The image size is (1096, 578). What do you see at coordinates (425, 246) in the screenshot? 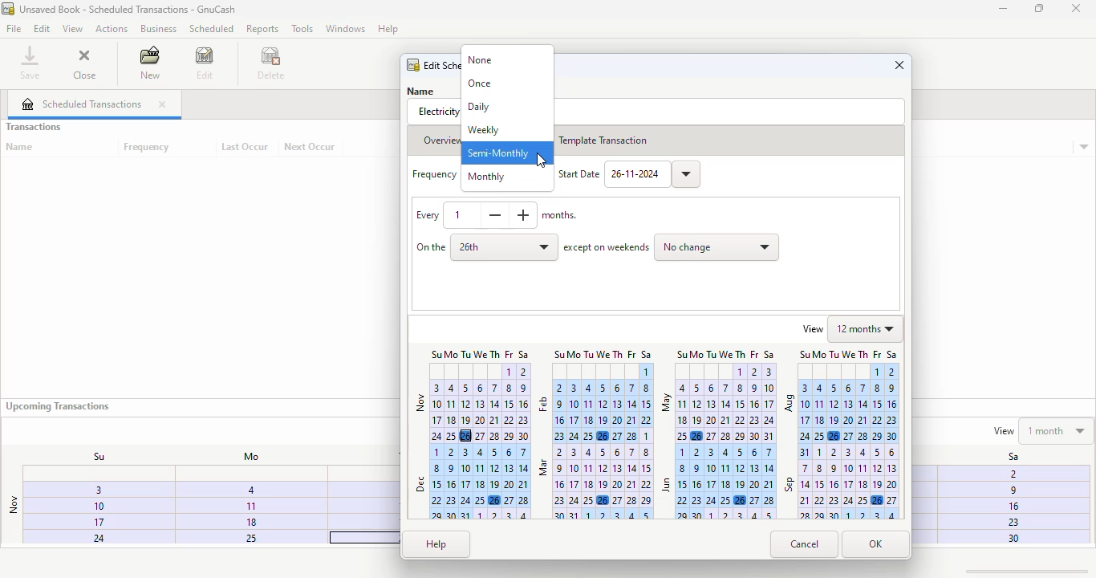
I see `on the` at bounding box center [425, 246].